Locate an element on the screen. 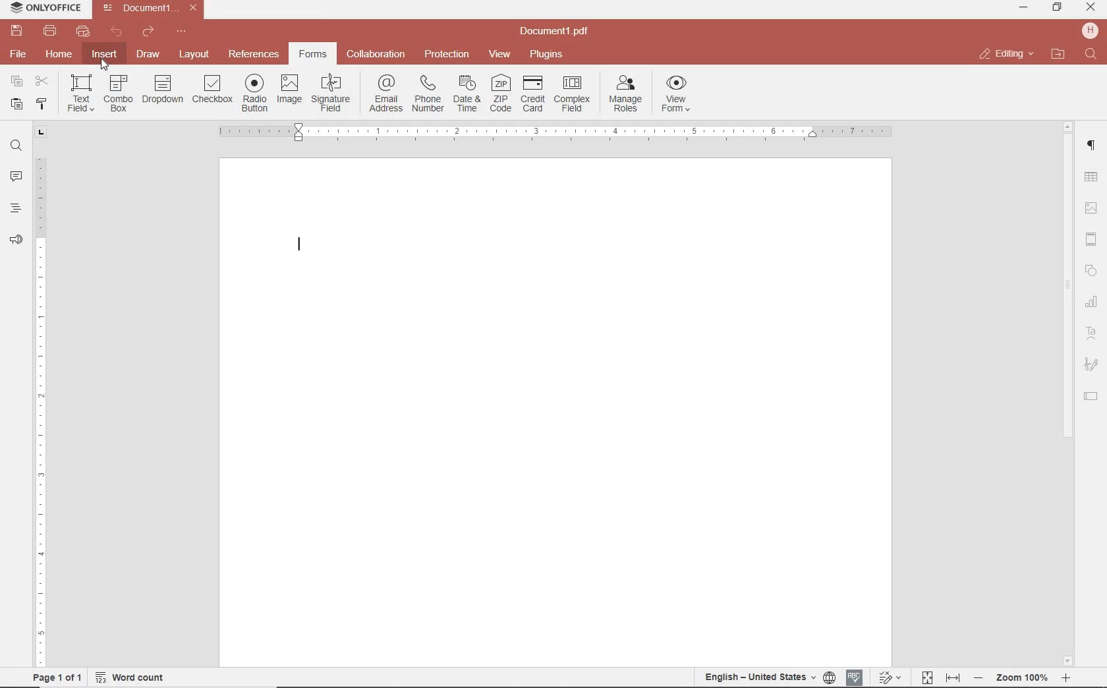  copy style is located at coordinates (40, 103).